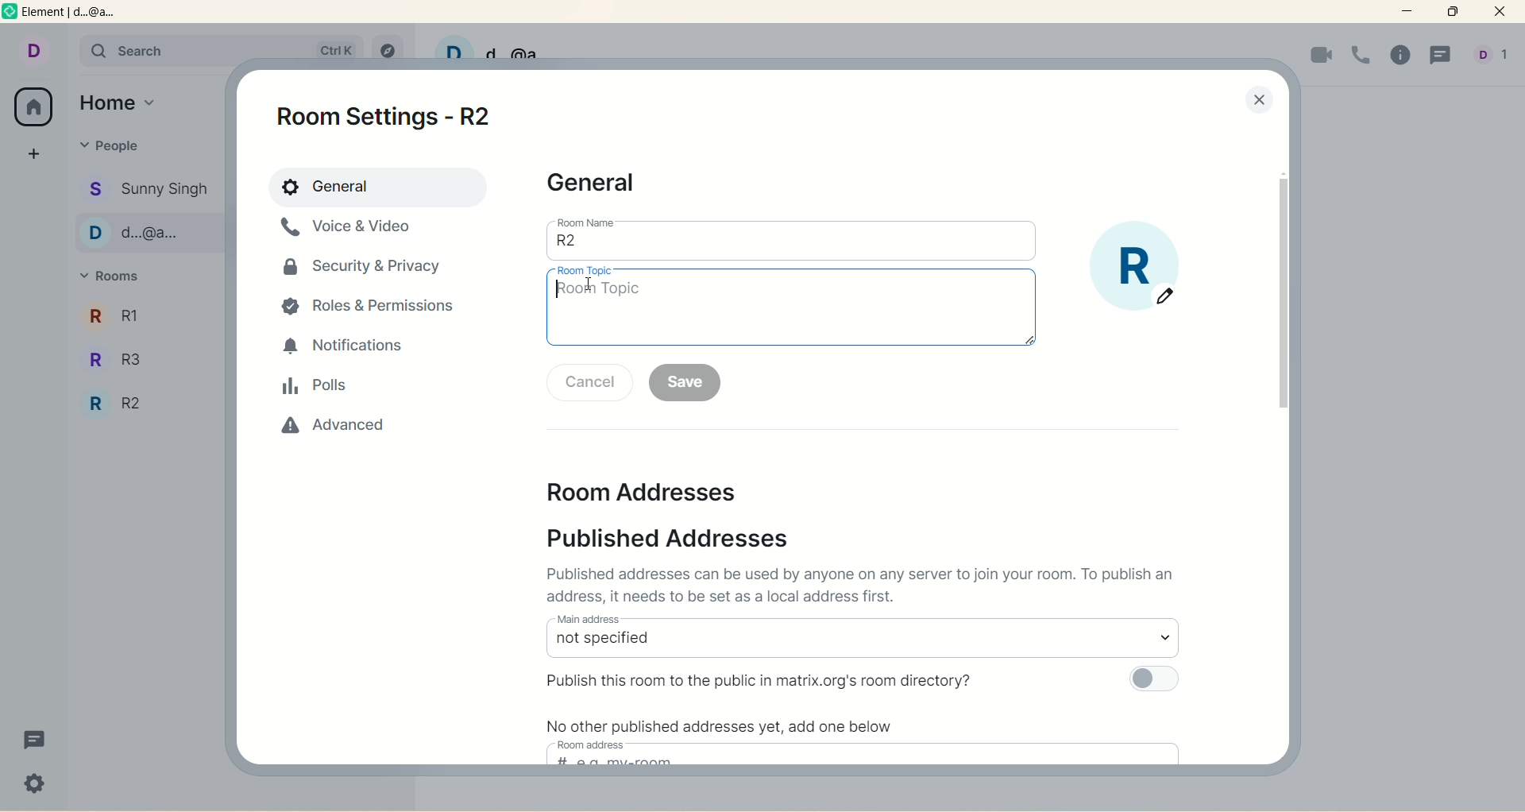 Image resolution: width=1525 pixels, height=812 pixels. Describe the element at coordinates (116, 277) in the screenshot. I see `rooms` at that location.